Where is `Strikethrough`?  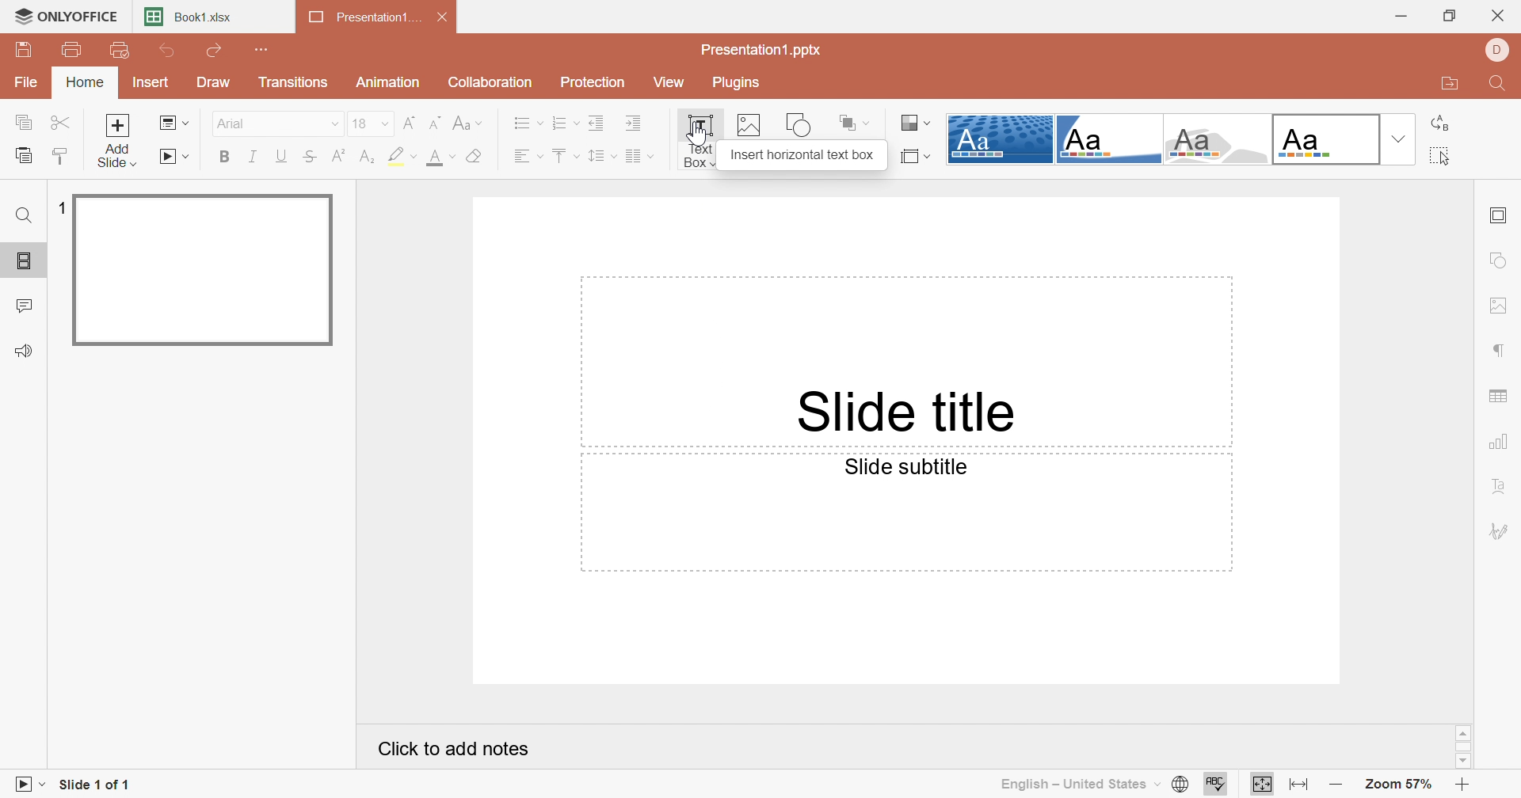
Strikethrough is located at coordinates (311, 156).